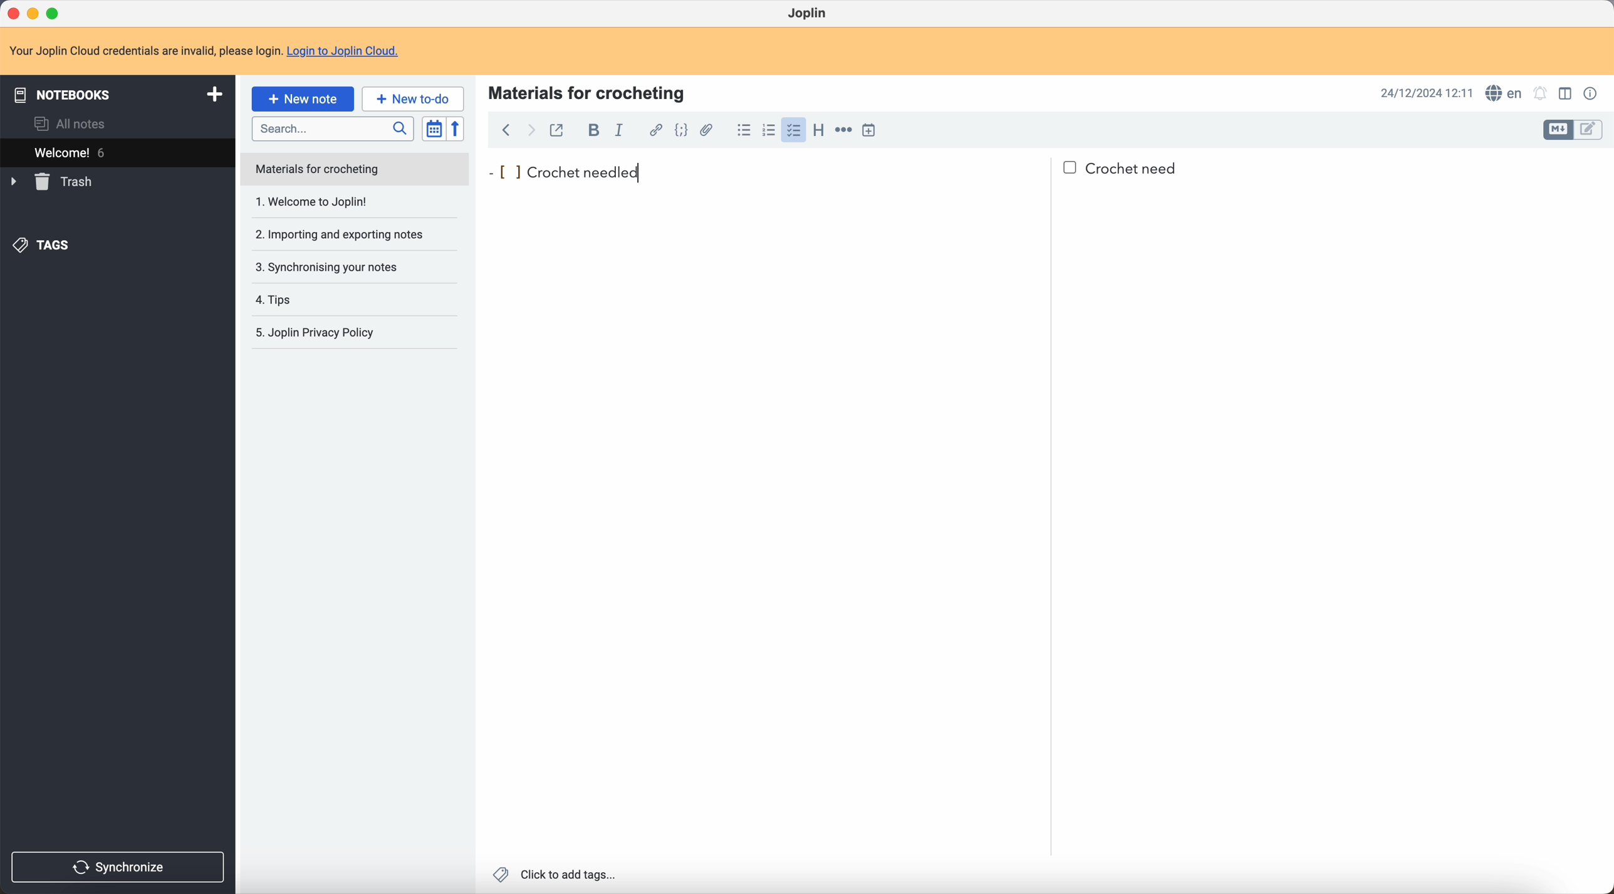 Image resolution: width=1614 pixels, height=894 pixels. Describe the element at coordinates (529, 132) in the screenshot. I see `foward` at that location.